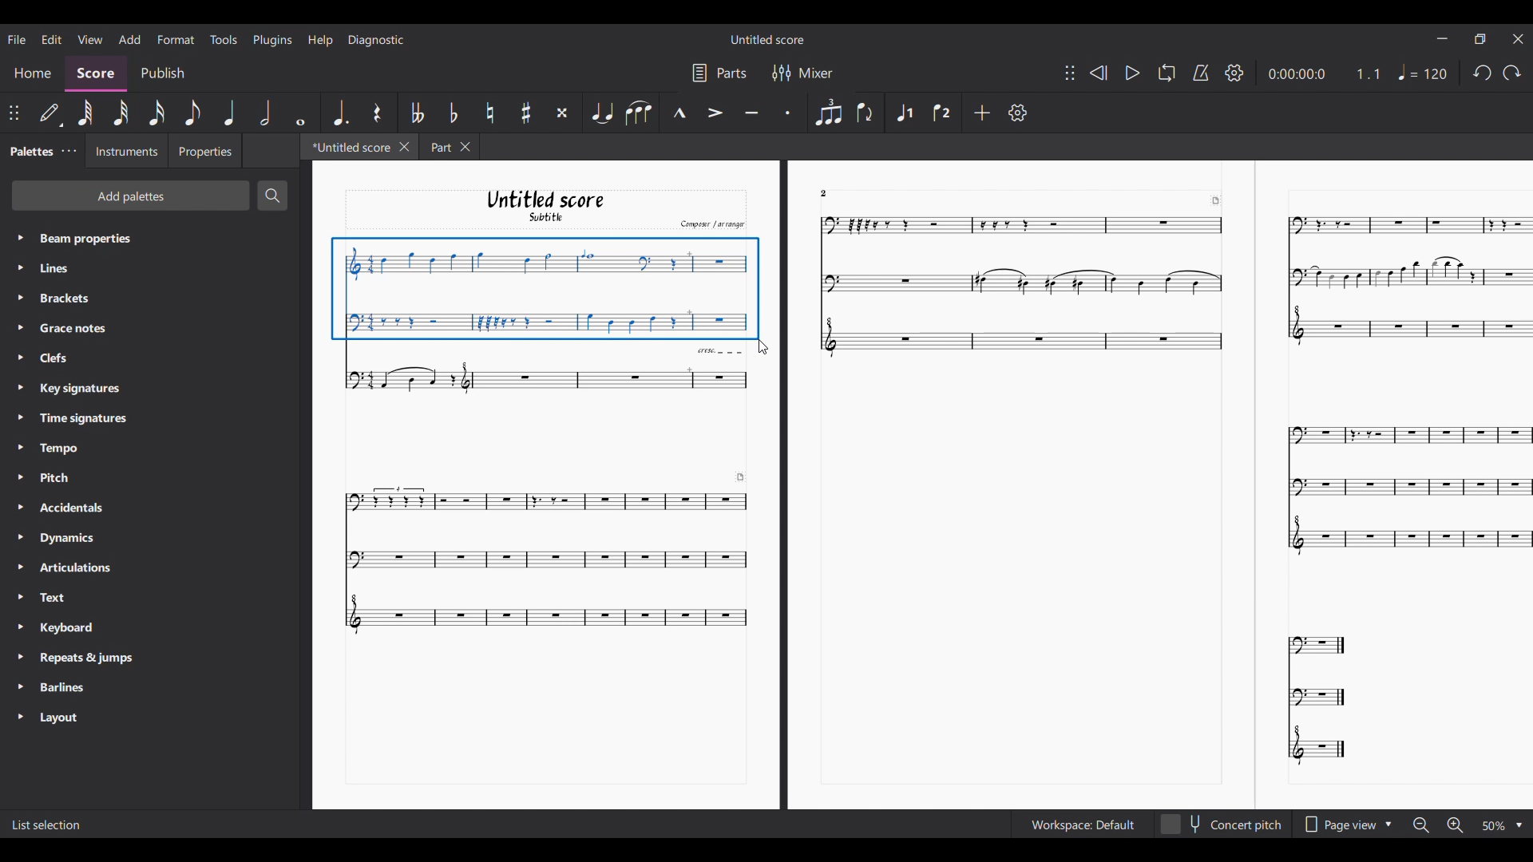 The width and height of the screenshot is (1533, 862). What do you see at coordinates (1069, 72) in the screenshot?
I see `Change position` at bounding box center [1069, 72].